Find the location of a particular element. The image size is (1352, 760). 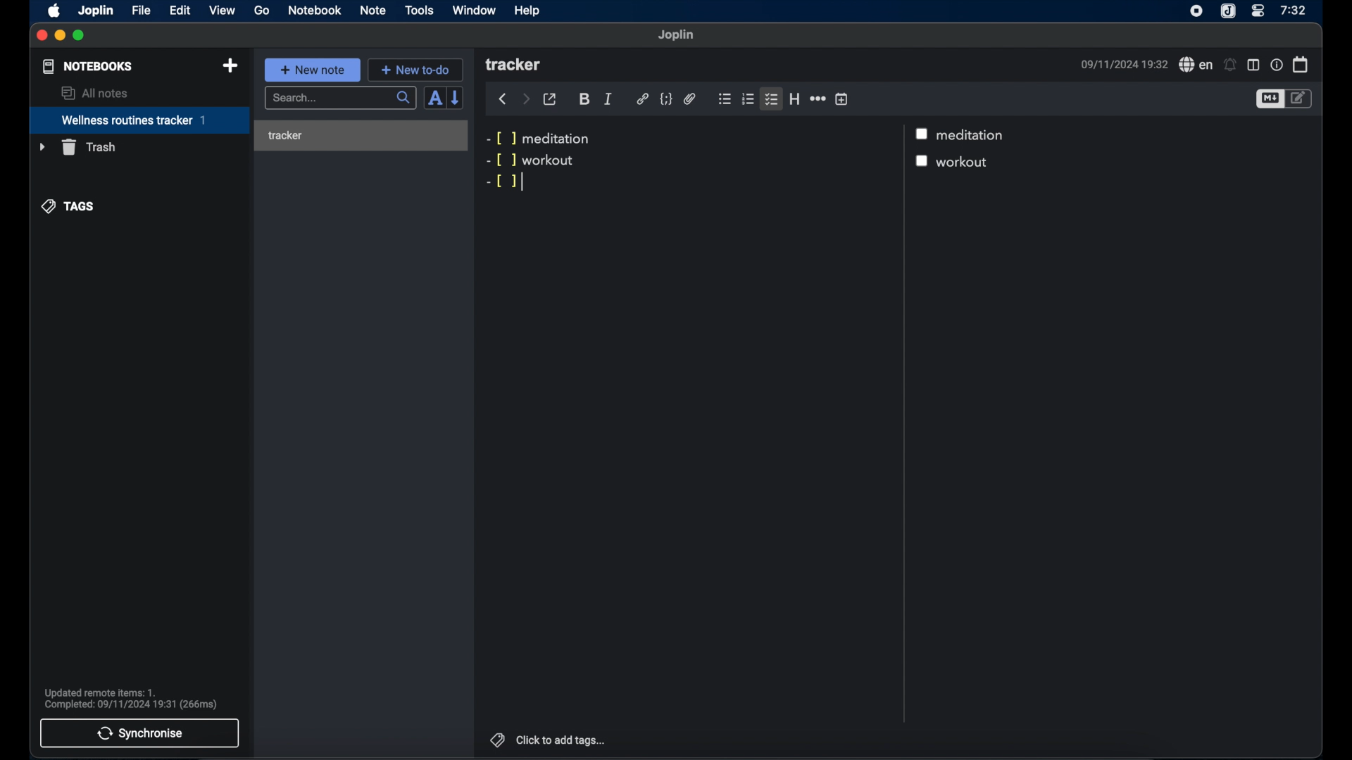

control center is located at coordinates (1258, 11).